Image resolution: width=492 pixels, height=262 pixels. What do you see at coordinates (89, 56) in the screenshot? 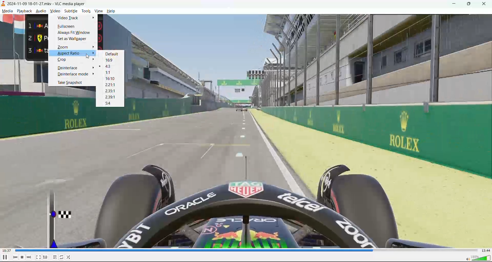
I see `cursor` at bounding box center [89, 56].